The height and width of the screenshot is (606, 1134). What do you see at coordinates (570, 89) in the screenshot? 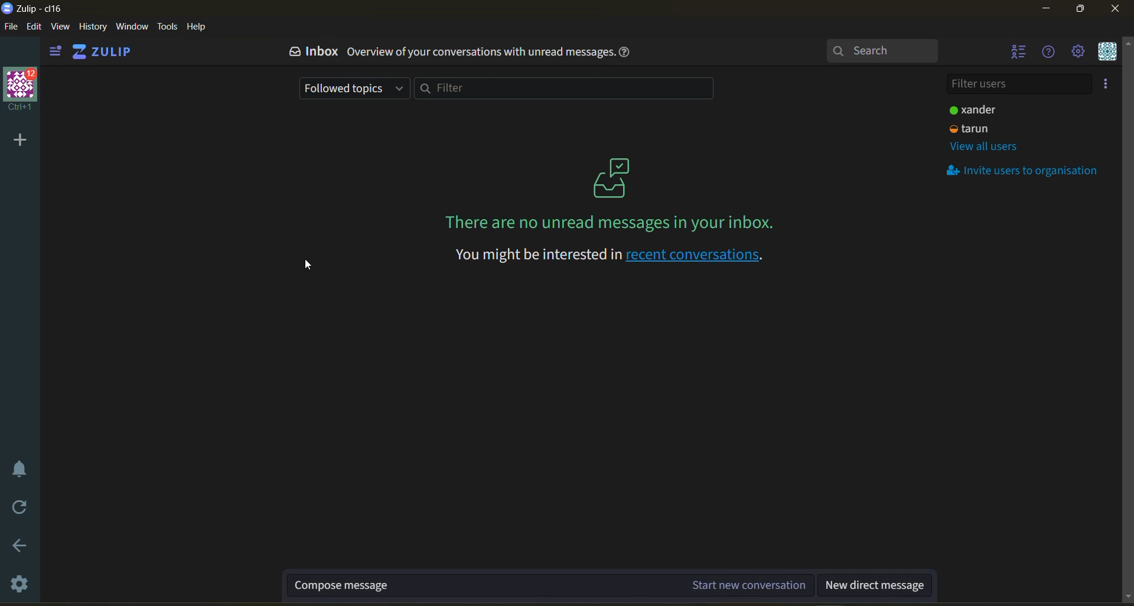
I see `filter` at bounding box center [570, 89].